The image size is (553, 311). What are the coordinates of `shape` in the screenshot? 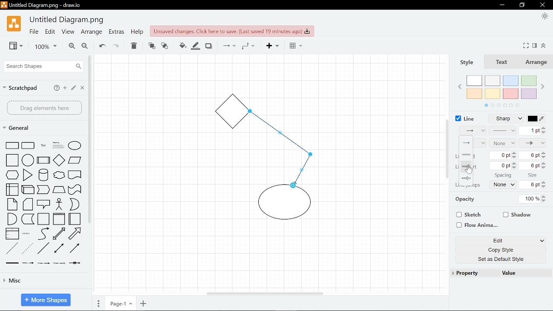 It's located at (13, 175).